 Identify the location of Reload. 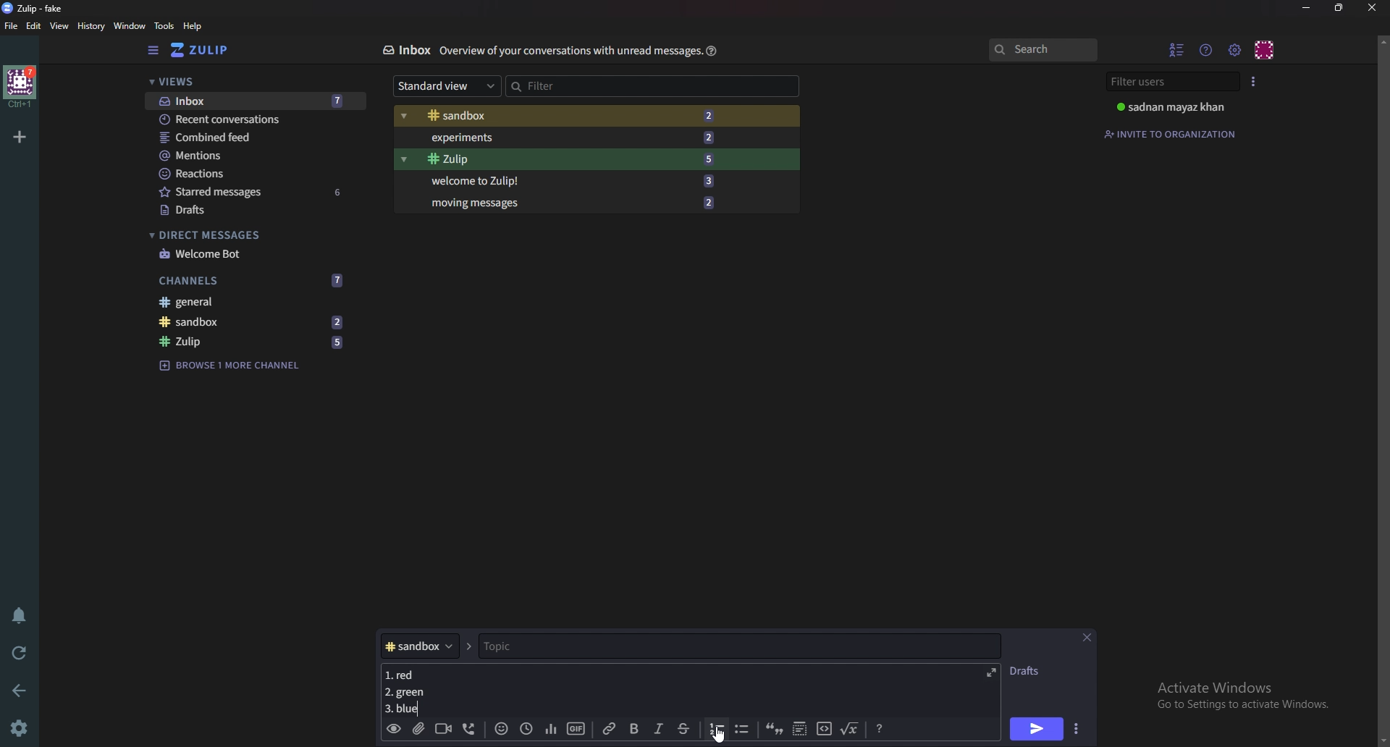
(22, 651).